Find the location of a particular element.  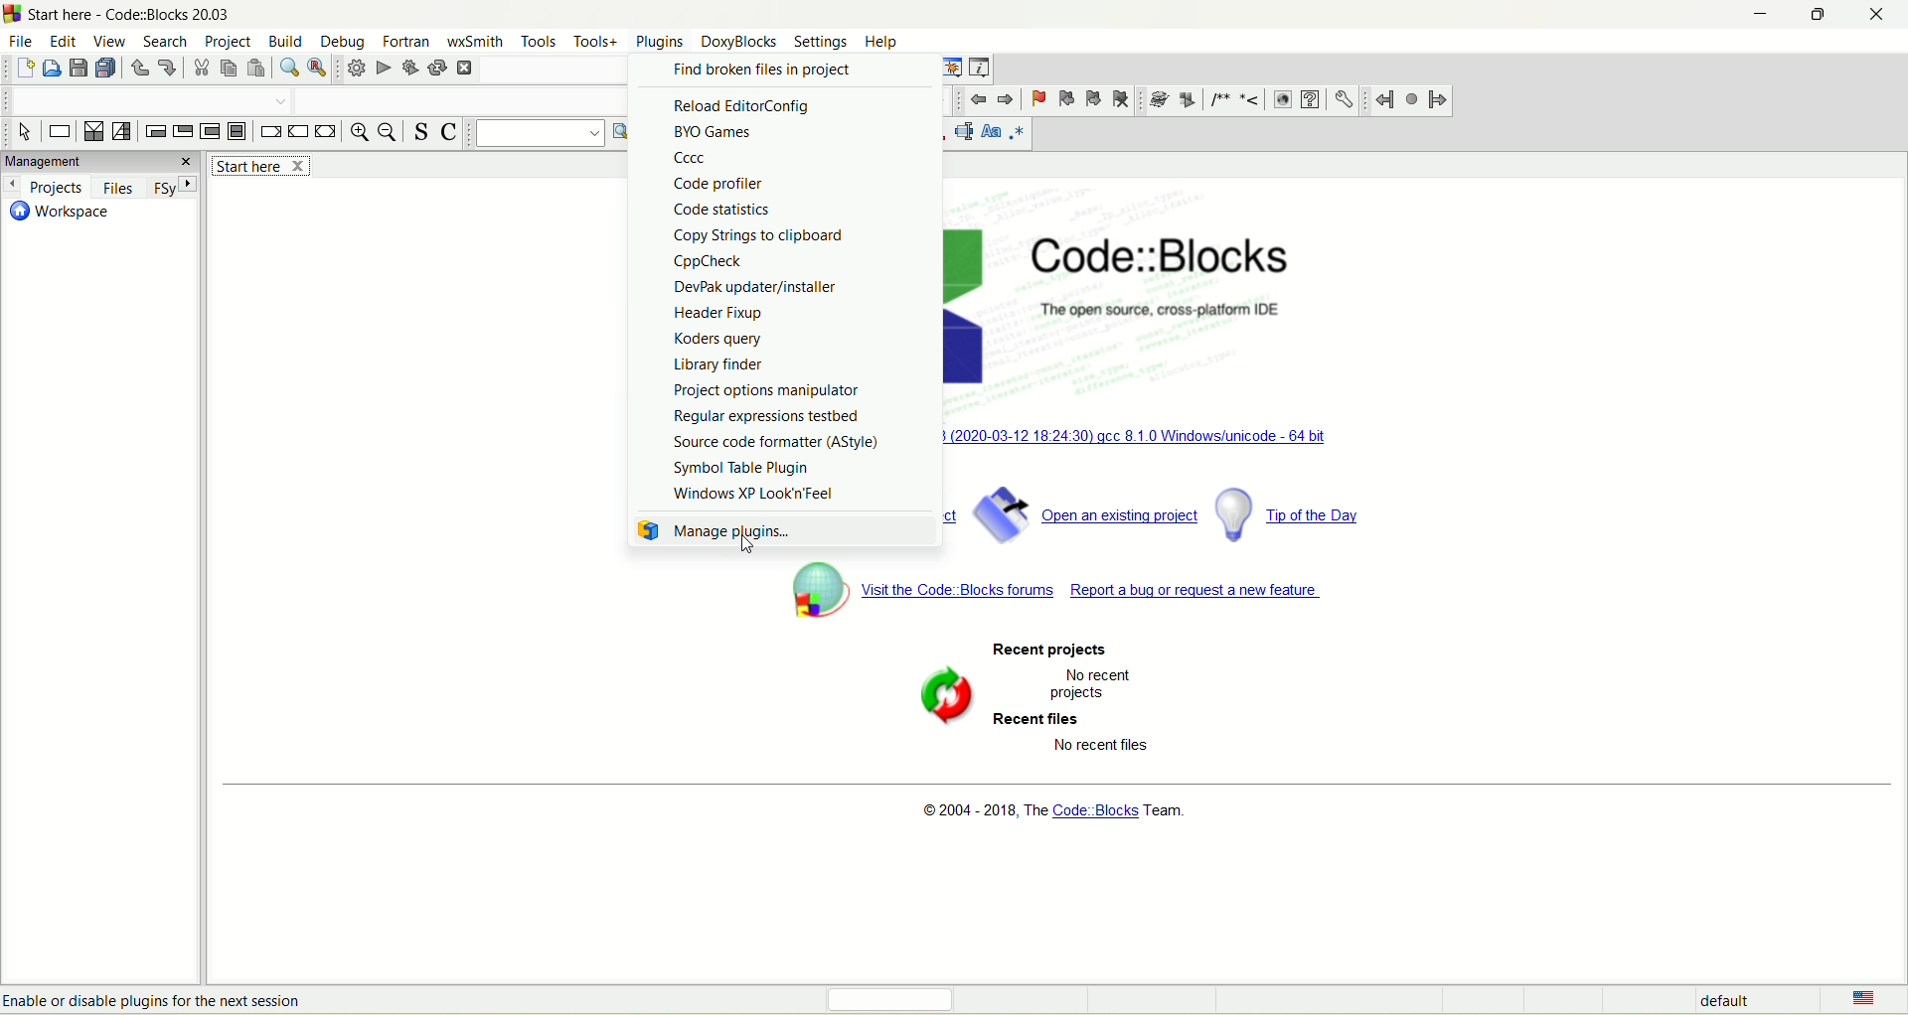

doxyblocks is located at coordinates (740, 43).